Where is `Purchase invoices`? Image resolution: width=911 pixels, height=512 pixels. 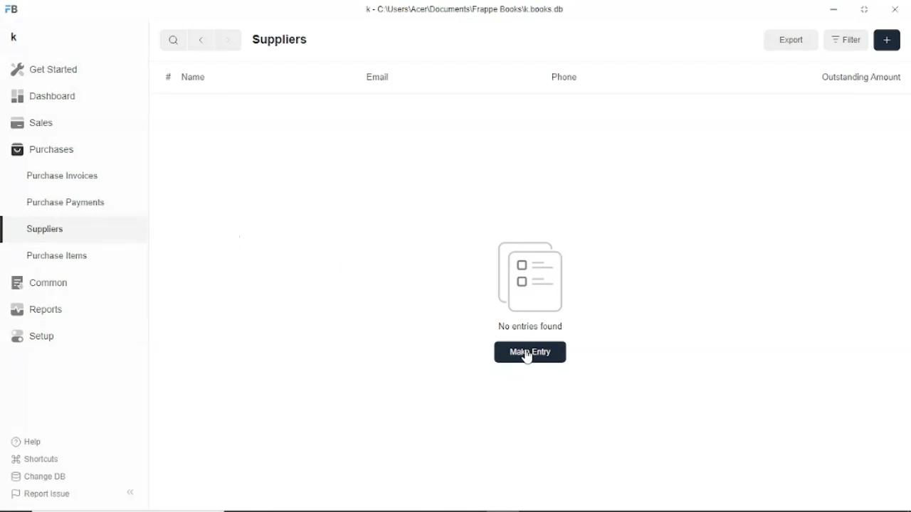 Purchase invoices is located at coordinates (62, 174).